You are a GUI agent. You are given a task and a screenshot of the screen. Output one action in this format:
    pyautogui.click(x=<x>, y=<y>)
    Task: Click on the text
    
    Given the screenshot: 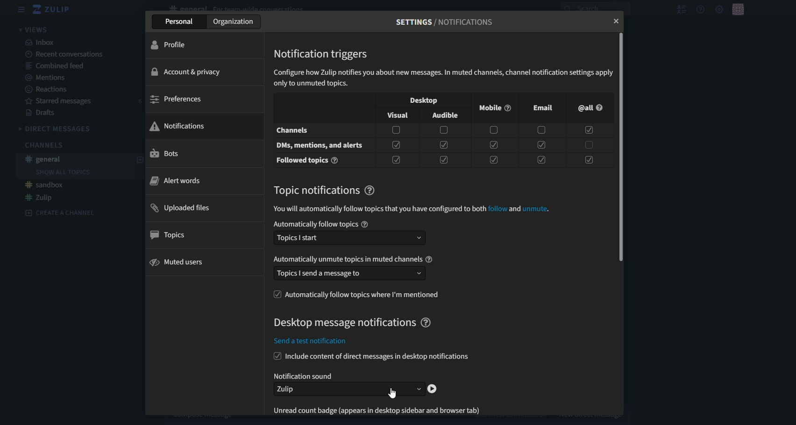 What is the action you would take?
    pyautogui.click(x=322, y=224)
    